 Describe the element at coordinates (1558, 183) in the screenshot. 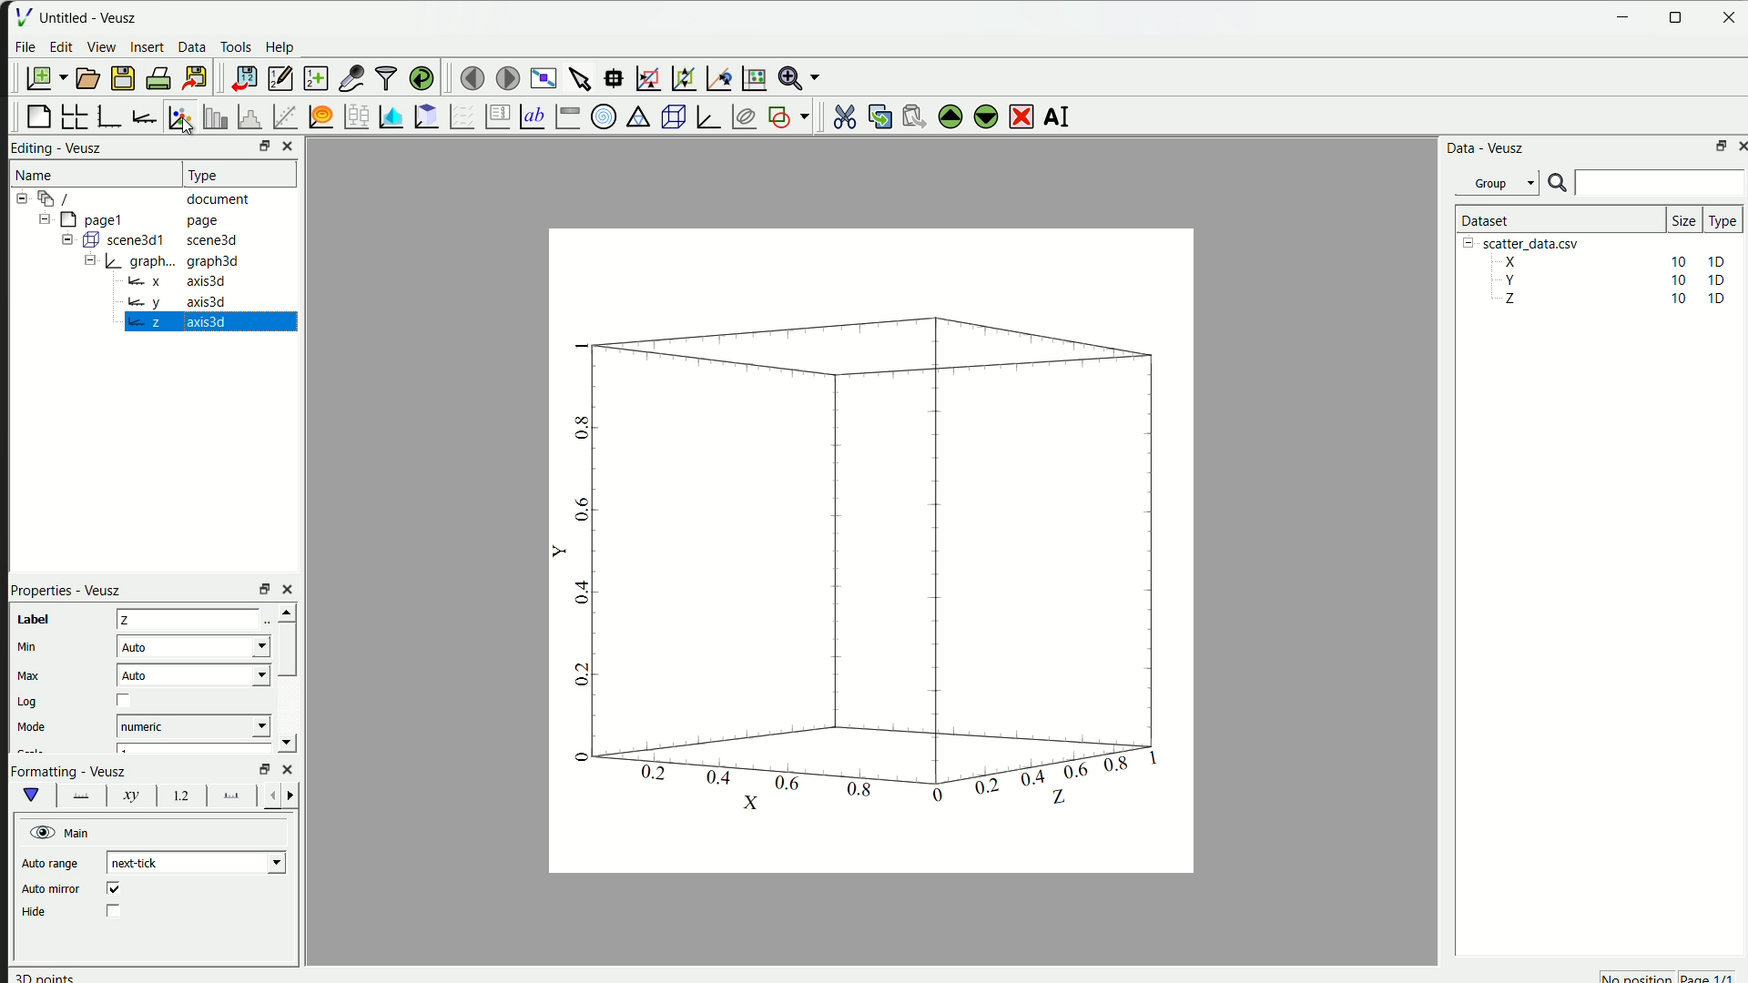

I see `search icon` at that location.